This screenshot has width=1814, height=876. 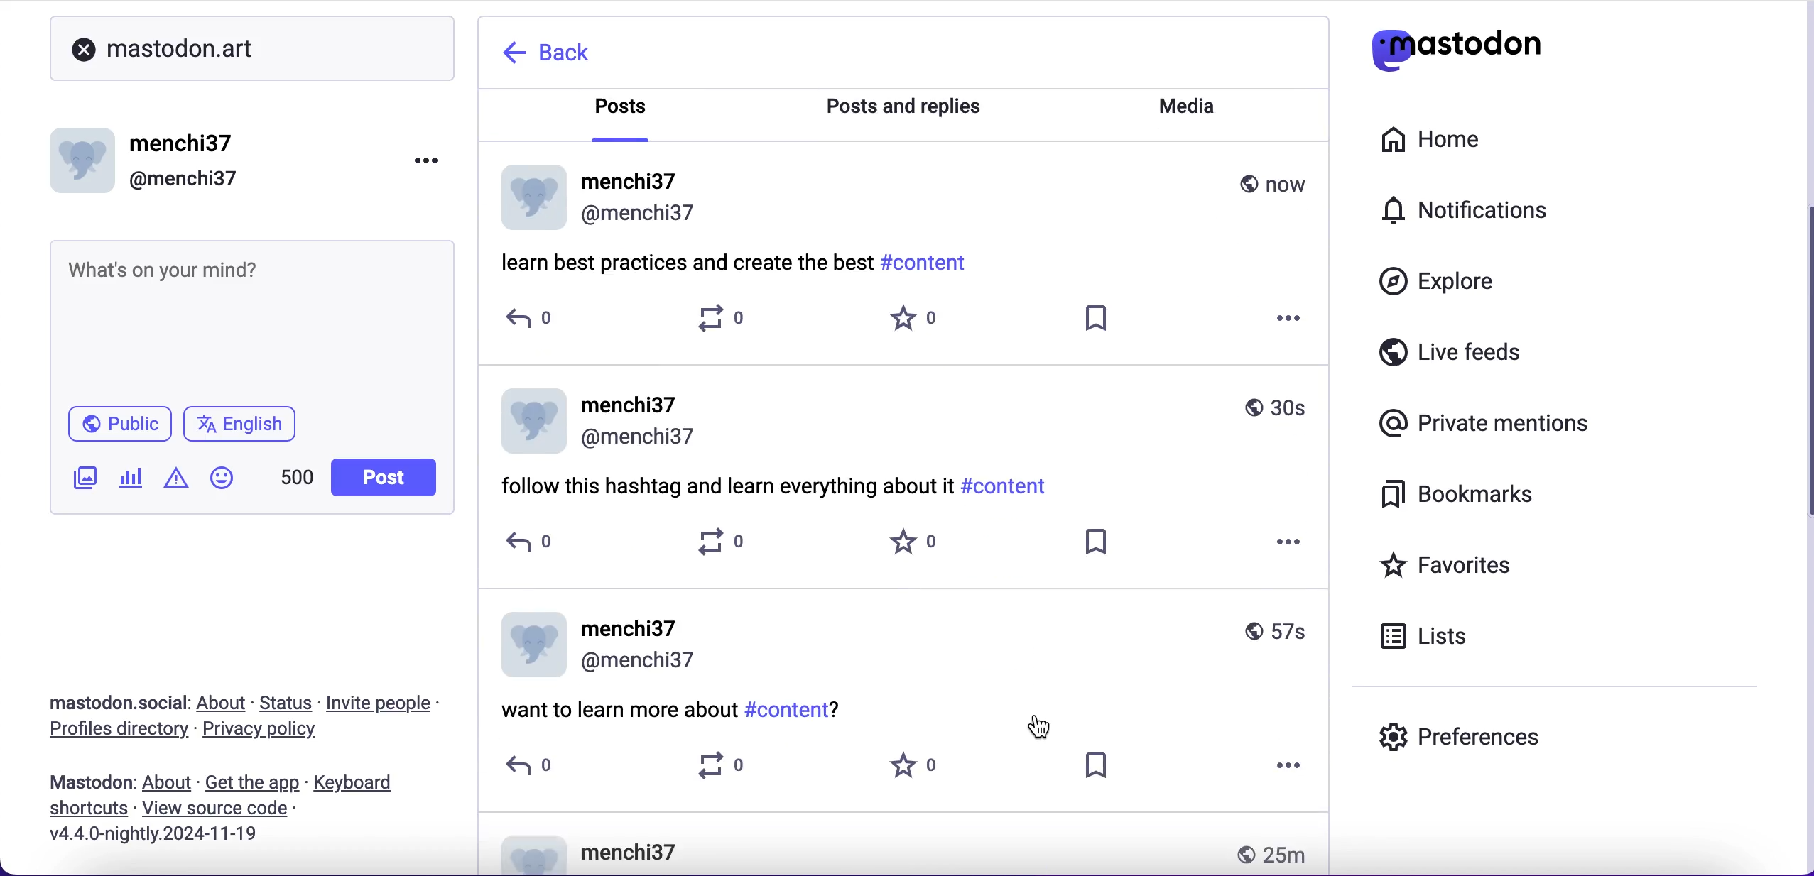 What do you see at coordinates (903, 106) in the screenshot?
I see `posts and replies` at bounding box center [903, 106].